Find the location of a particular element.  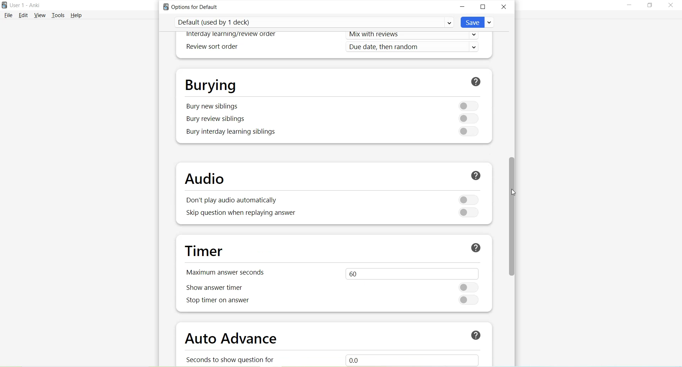

Toggle is located at coordinates (466, 105).